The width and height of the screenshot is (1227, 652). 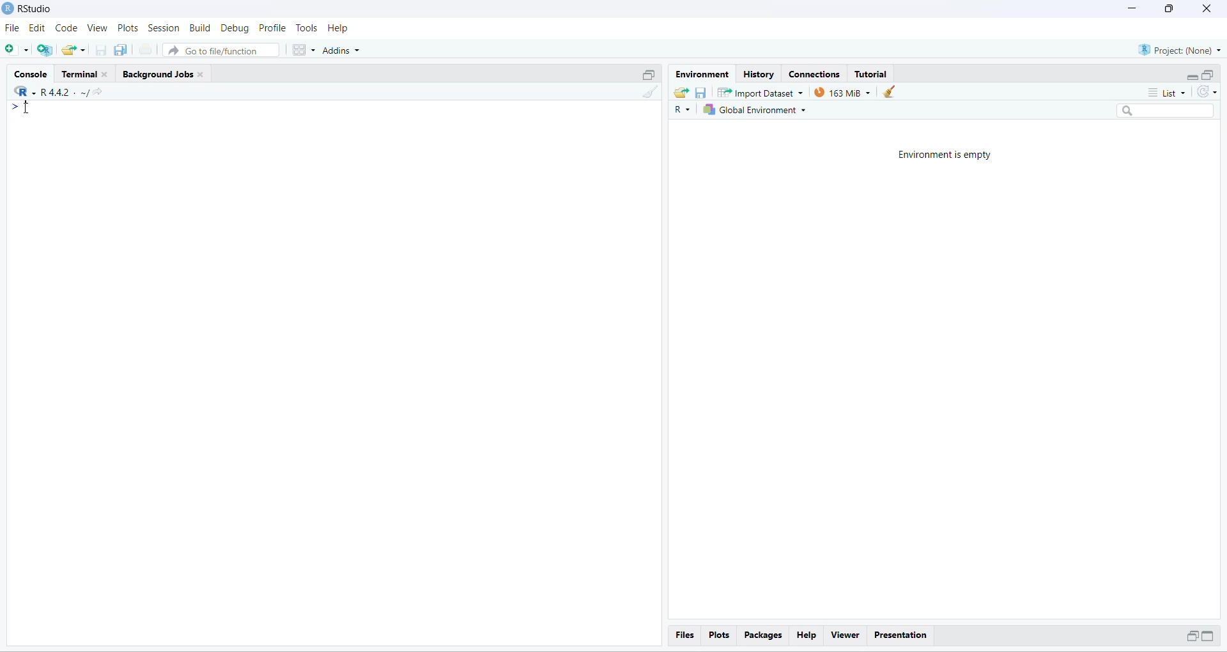 What do you see at coordinates (235, 29) in the screenshot?
I see `Debug` at bounding box center [235, 29].